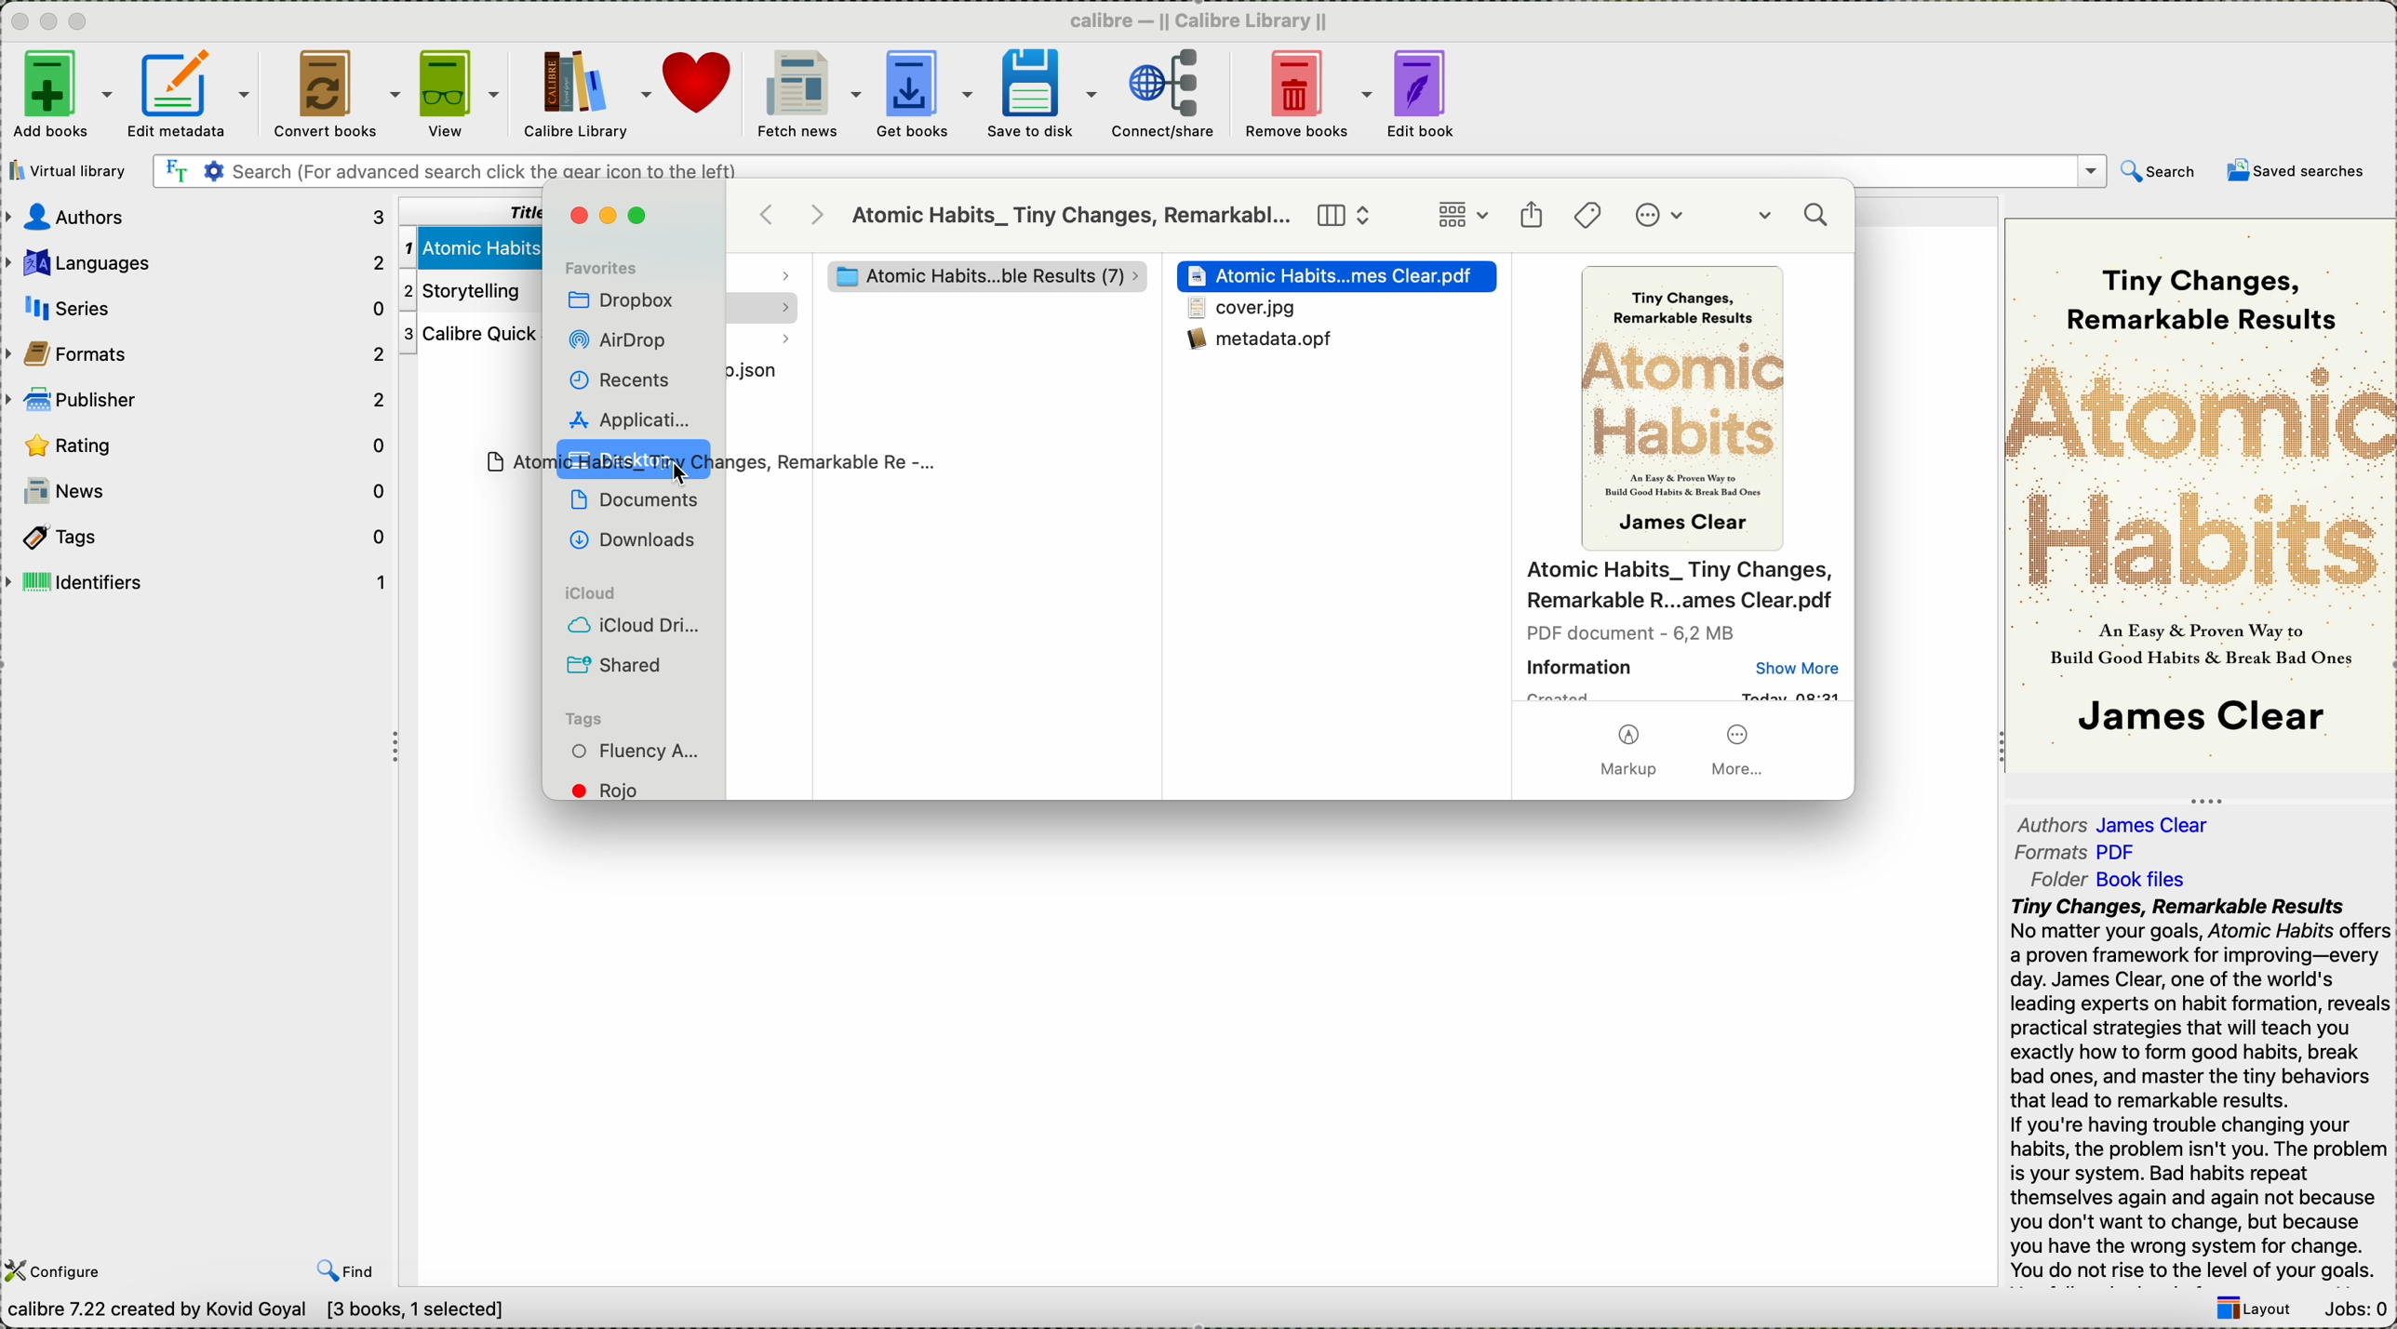 The height and width of the screenshot is (1329, 2397). I want to click on formats, so click(198, 352).